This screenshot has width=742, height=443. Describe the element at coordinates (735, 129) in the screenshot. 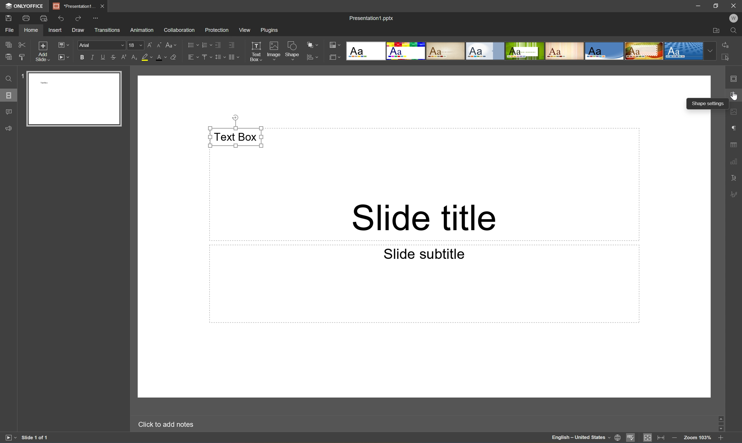

I see `Paragraph settings` at that location.